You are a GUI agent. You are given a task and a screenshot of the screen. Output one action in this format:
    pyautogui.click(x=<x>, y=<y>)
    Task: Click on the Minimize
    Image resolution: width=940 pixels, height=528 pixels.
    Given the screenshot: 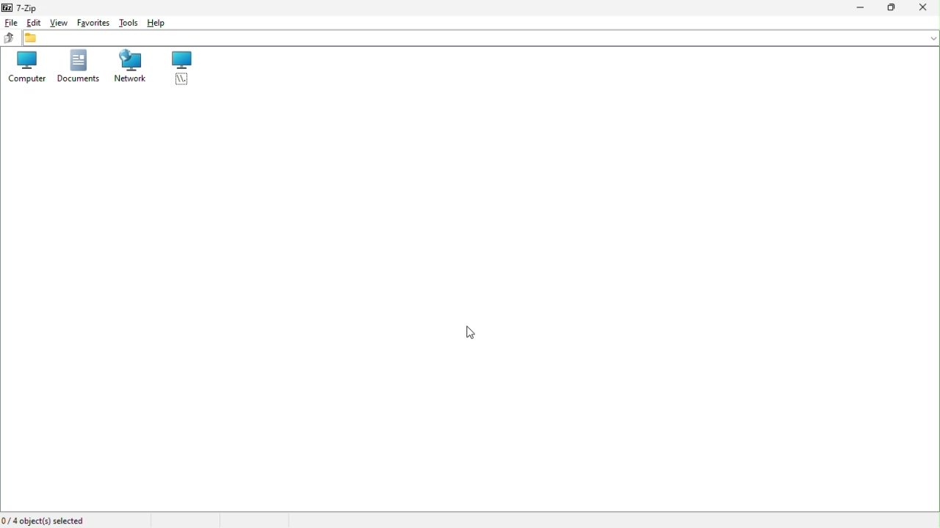 What is the action you would take?
    pyautogui.click(x=856, y=10)
    